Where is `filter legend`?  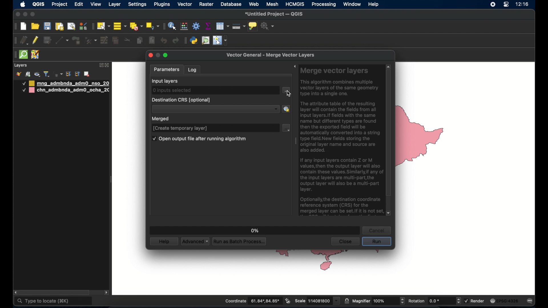
filter legend is located at coordinates (47, 74).